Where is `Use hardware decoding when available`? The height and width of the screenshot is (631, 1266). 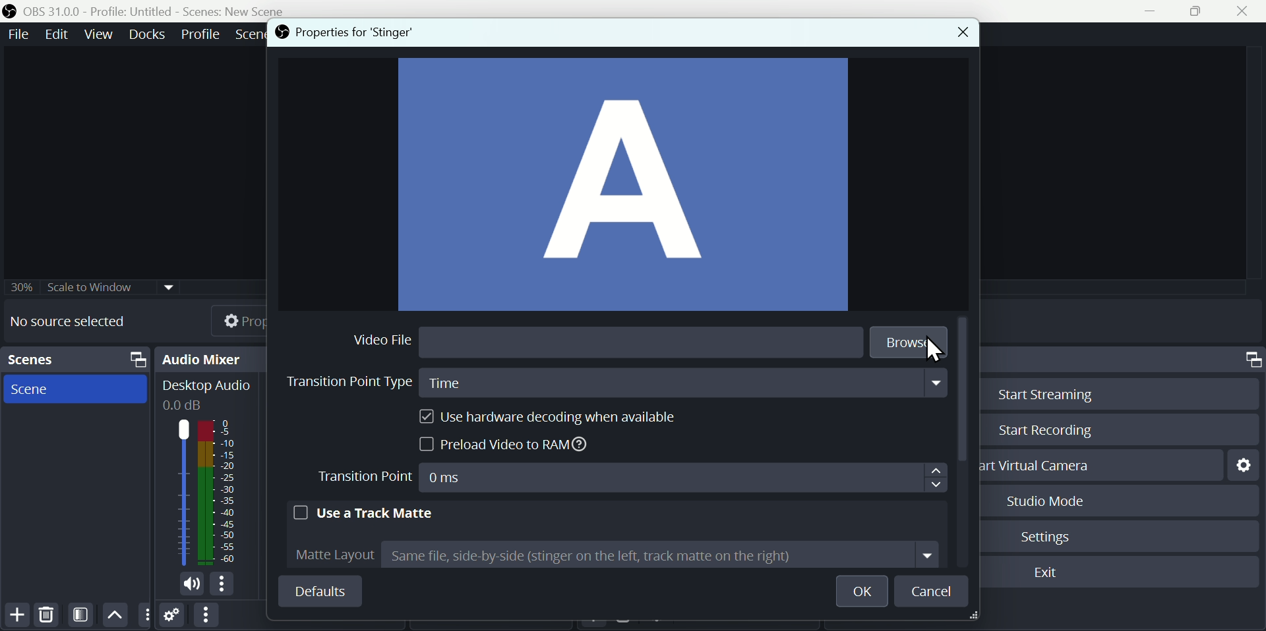 Use hardware decoding when available is located at coordinates (542, 417).